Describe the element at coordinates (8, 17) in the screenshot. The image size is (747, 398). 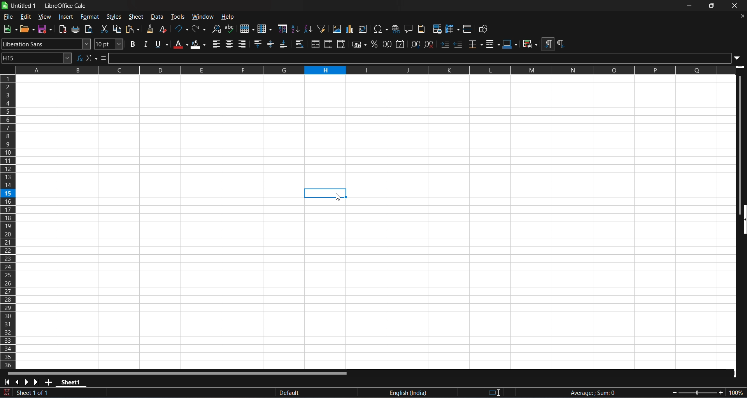
I see `file` at that location.